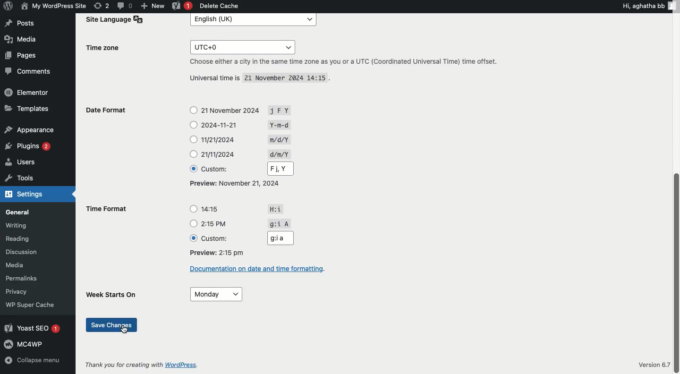 The height and width of the screenshot is (374, 680). Describe the element at coordinates (52, 6) in the screenshot. I see `My wordpress Site` at that location.